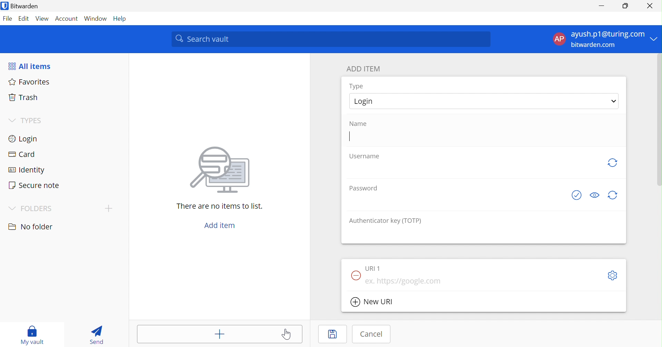 The height and width of the screenshot is (347, 662). What do you see at coordinates (8, 19) in the screenshot?
I see `File` at bounding box center [8, 19].